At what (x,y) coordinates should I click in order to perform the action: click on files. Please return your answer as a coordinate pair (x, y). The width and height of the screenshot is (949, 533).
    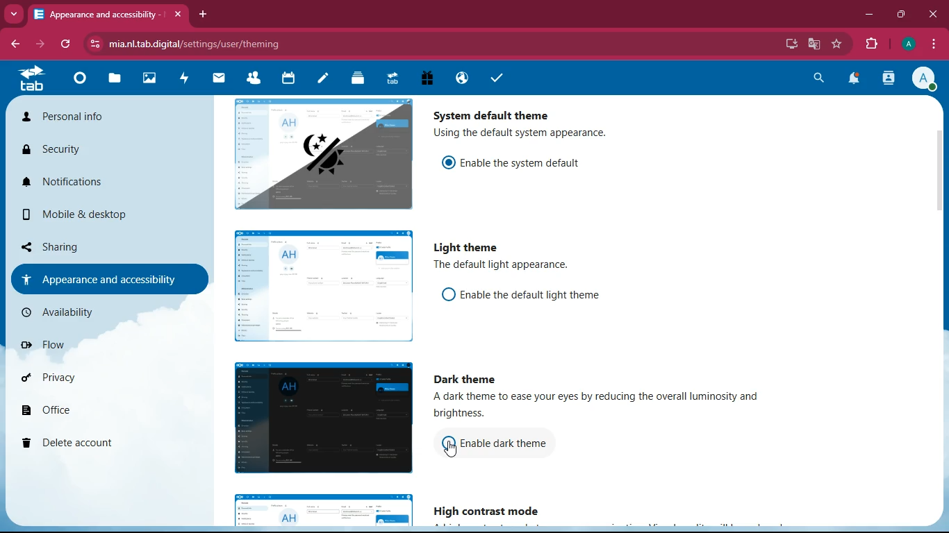
    Looking at the image, I should click on (116, 81).